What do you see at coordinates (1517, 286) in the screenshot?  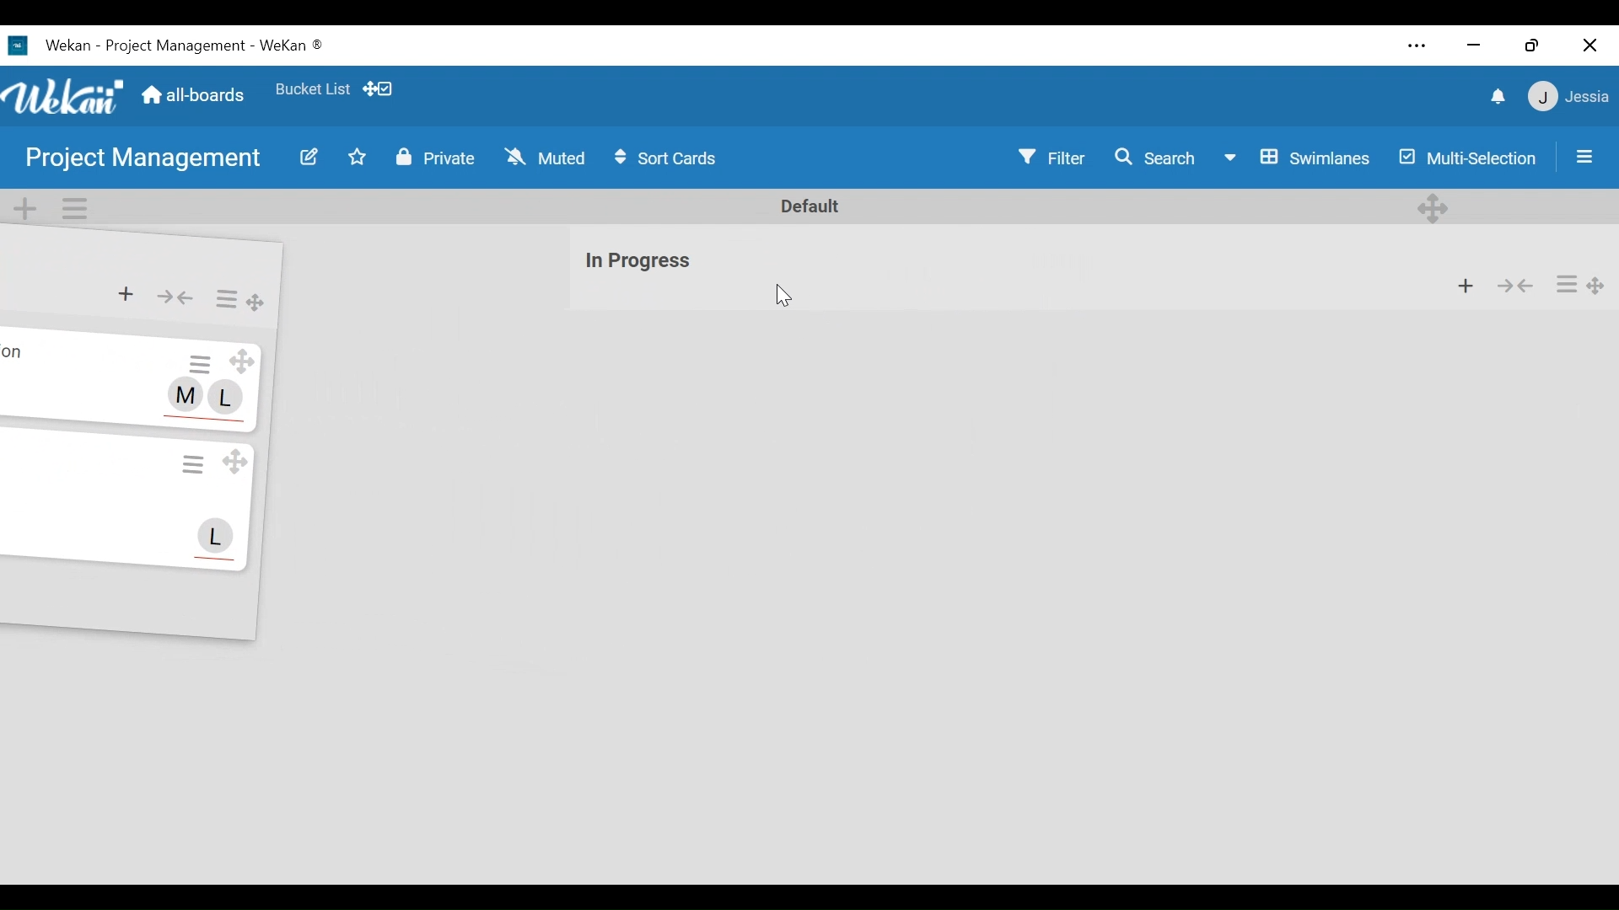 I see `Collapse` at bounding box center [1517, 286].